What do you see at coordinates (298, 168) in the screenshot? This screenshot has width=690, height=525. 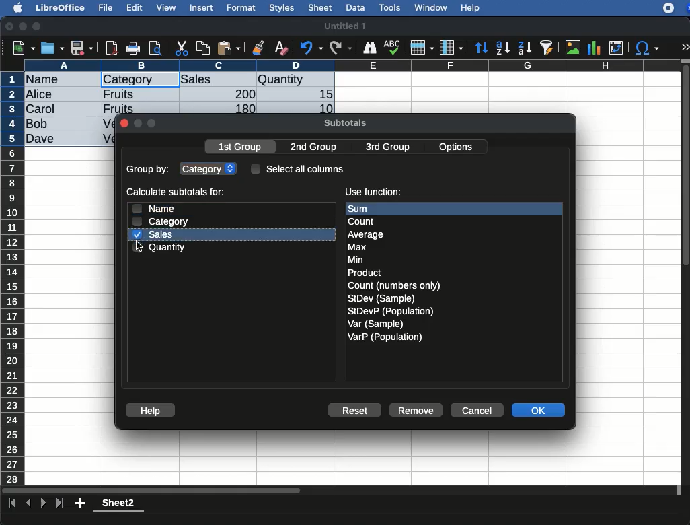 I see `select all columns` at bounding box center [298, 168].